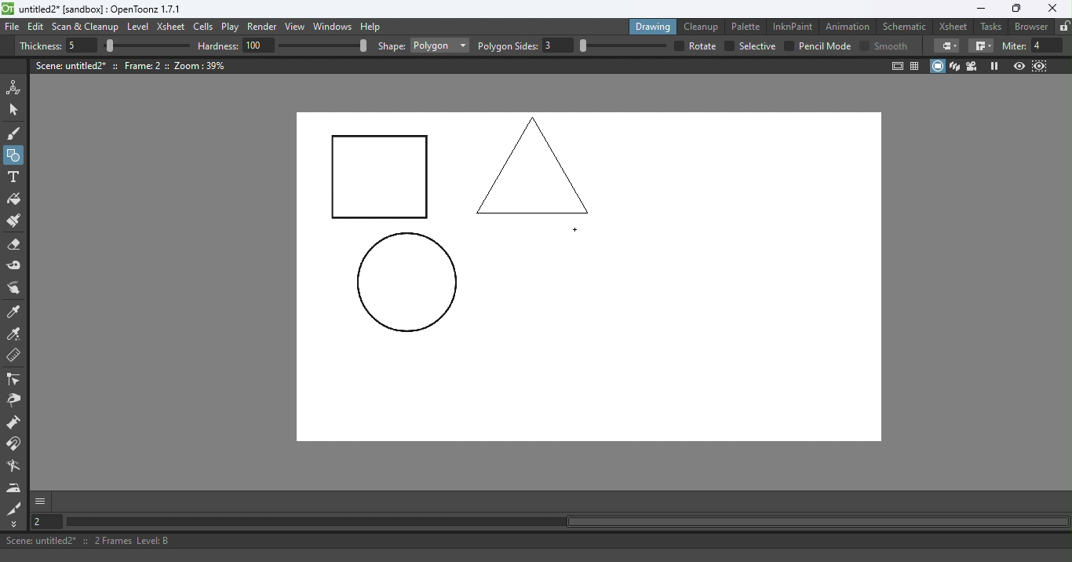 The height and width of the screenshot is (562, 1072). I want to click on Geometric tool, so click(15, 155).